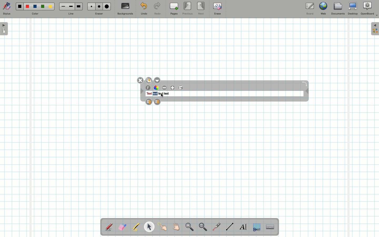 This screenshot has height=237, width=379. Describe the element at coordinates (157, 9) in the screenshot. I see `Redo` at that location.